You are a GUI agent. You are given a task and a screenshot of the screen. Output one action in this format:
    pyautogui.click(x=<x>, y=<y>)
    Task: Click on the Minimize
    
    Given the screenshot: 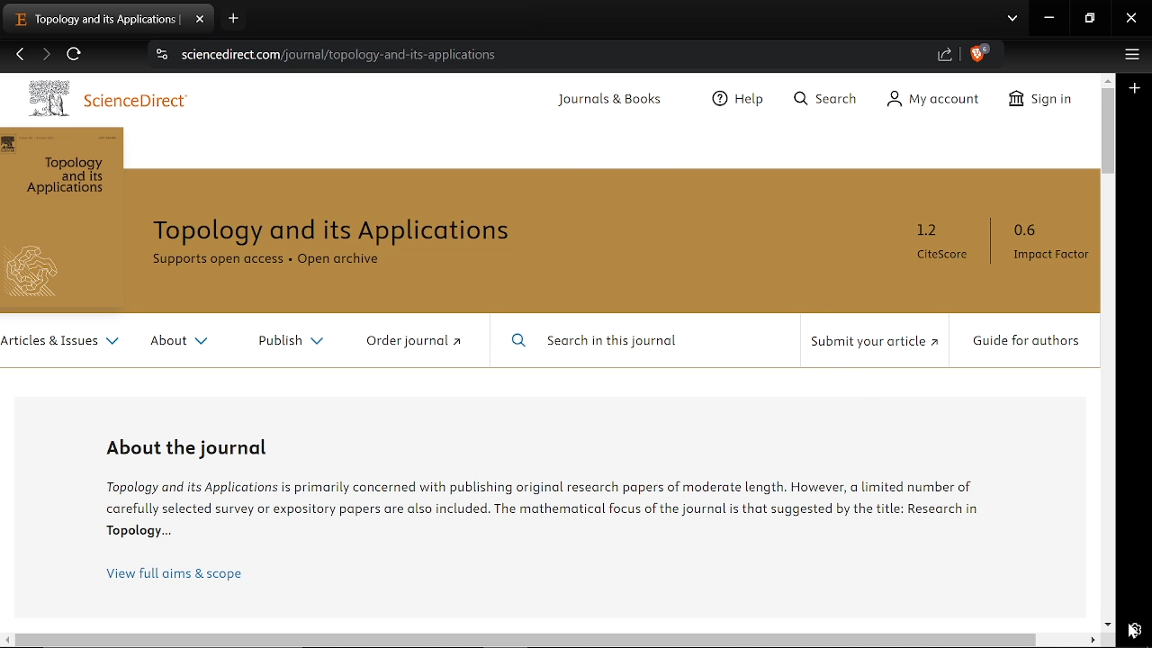 What is the action you would take?
    pyautogui.click(x=1049, y=20)
    